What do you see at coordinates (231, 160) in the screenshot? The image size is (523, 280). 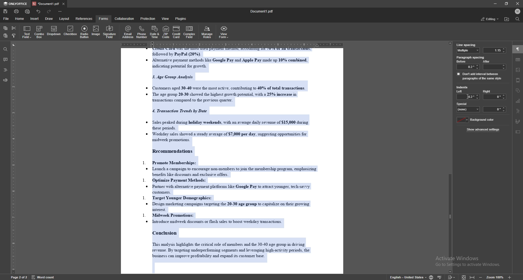 I see `document` at bounding box center [231, 160].